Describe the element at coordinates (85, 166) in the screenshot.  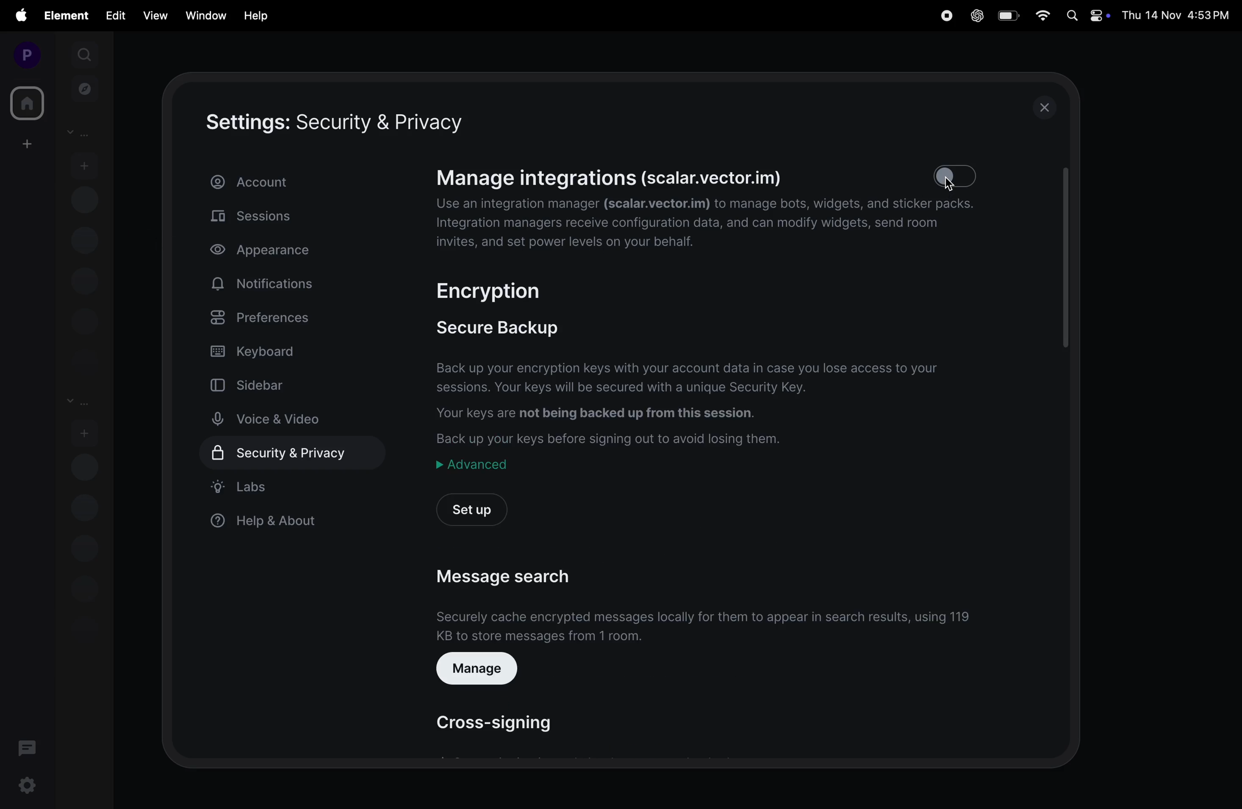
I see `start chat` at that location.